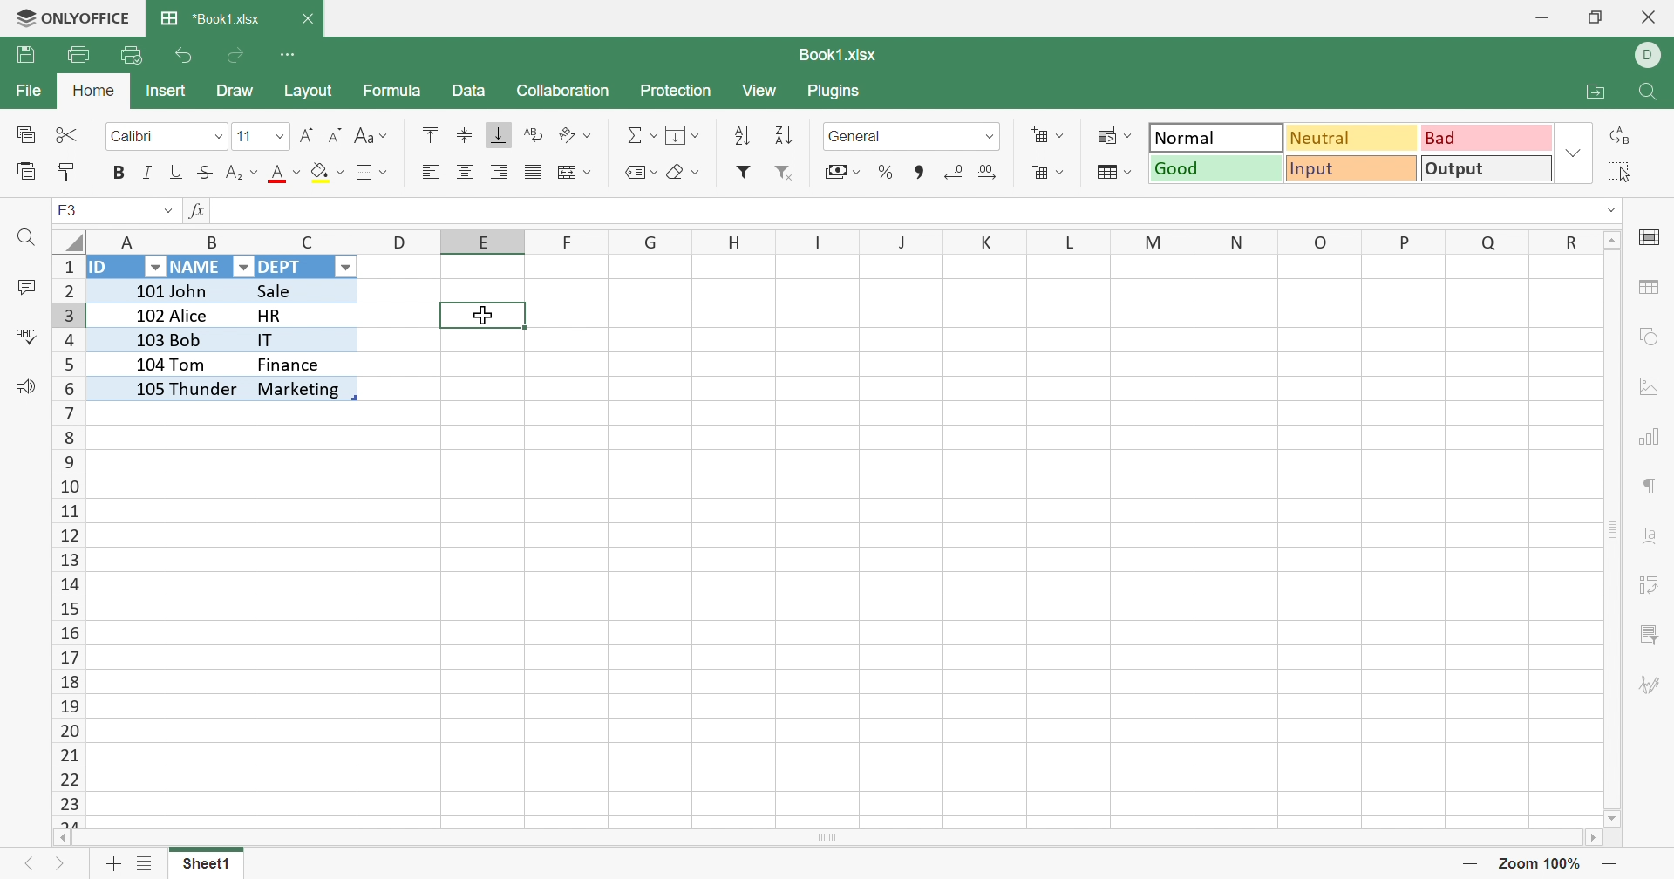 The height and width of the screenshot is (879, 1674). Describe the element at coordinates (369, 173) in the screenshot. I see `Borders` at that location.